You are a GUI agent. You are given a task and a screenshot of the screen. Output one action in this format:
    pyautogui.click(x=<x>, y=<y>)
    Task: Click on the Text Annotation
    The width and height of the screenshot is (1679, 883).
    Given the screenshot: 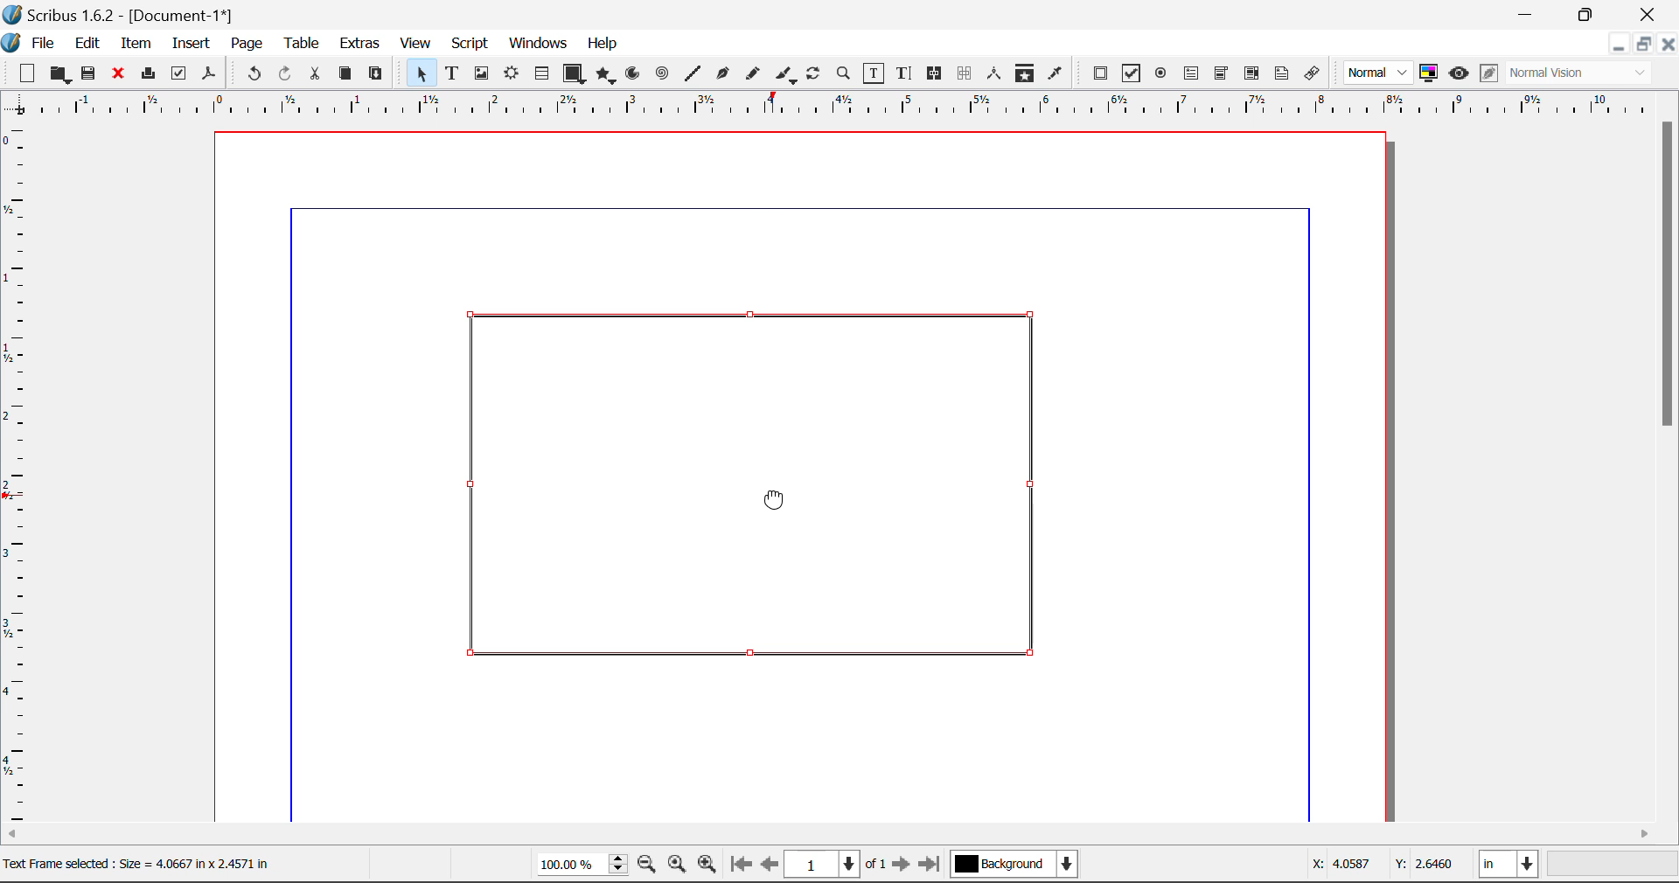 What is the action you would take?
    pyautogui.click(x=1282, y=73)
    